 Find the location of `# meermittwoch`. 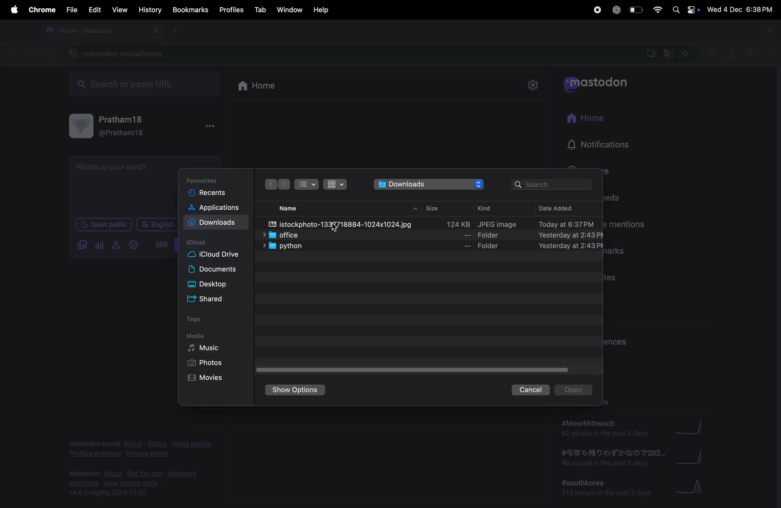

# meermittwoch is located at coordinates (604, 428).